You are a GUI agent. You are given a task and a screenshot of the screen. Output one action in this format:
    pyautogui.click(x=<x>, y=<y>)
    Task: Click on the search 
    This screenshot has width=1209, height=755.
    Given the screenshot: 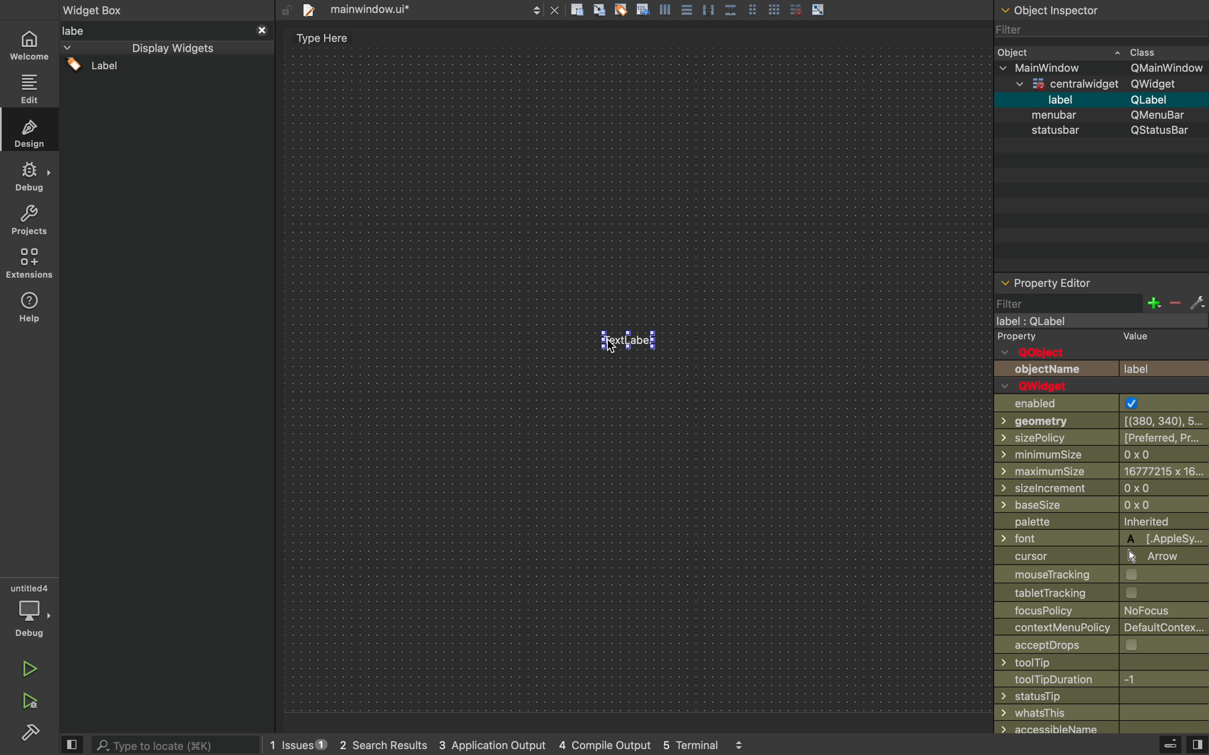 What is the action you would take?
    pyautogui.click(x=179, y=744)
    